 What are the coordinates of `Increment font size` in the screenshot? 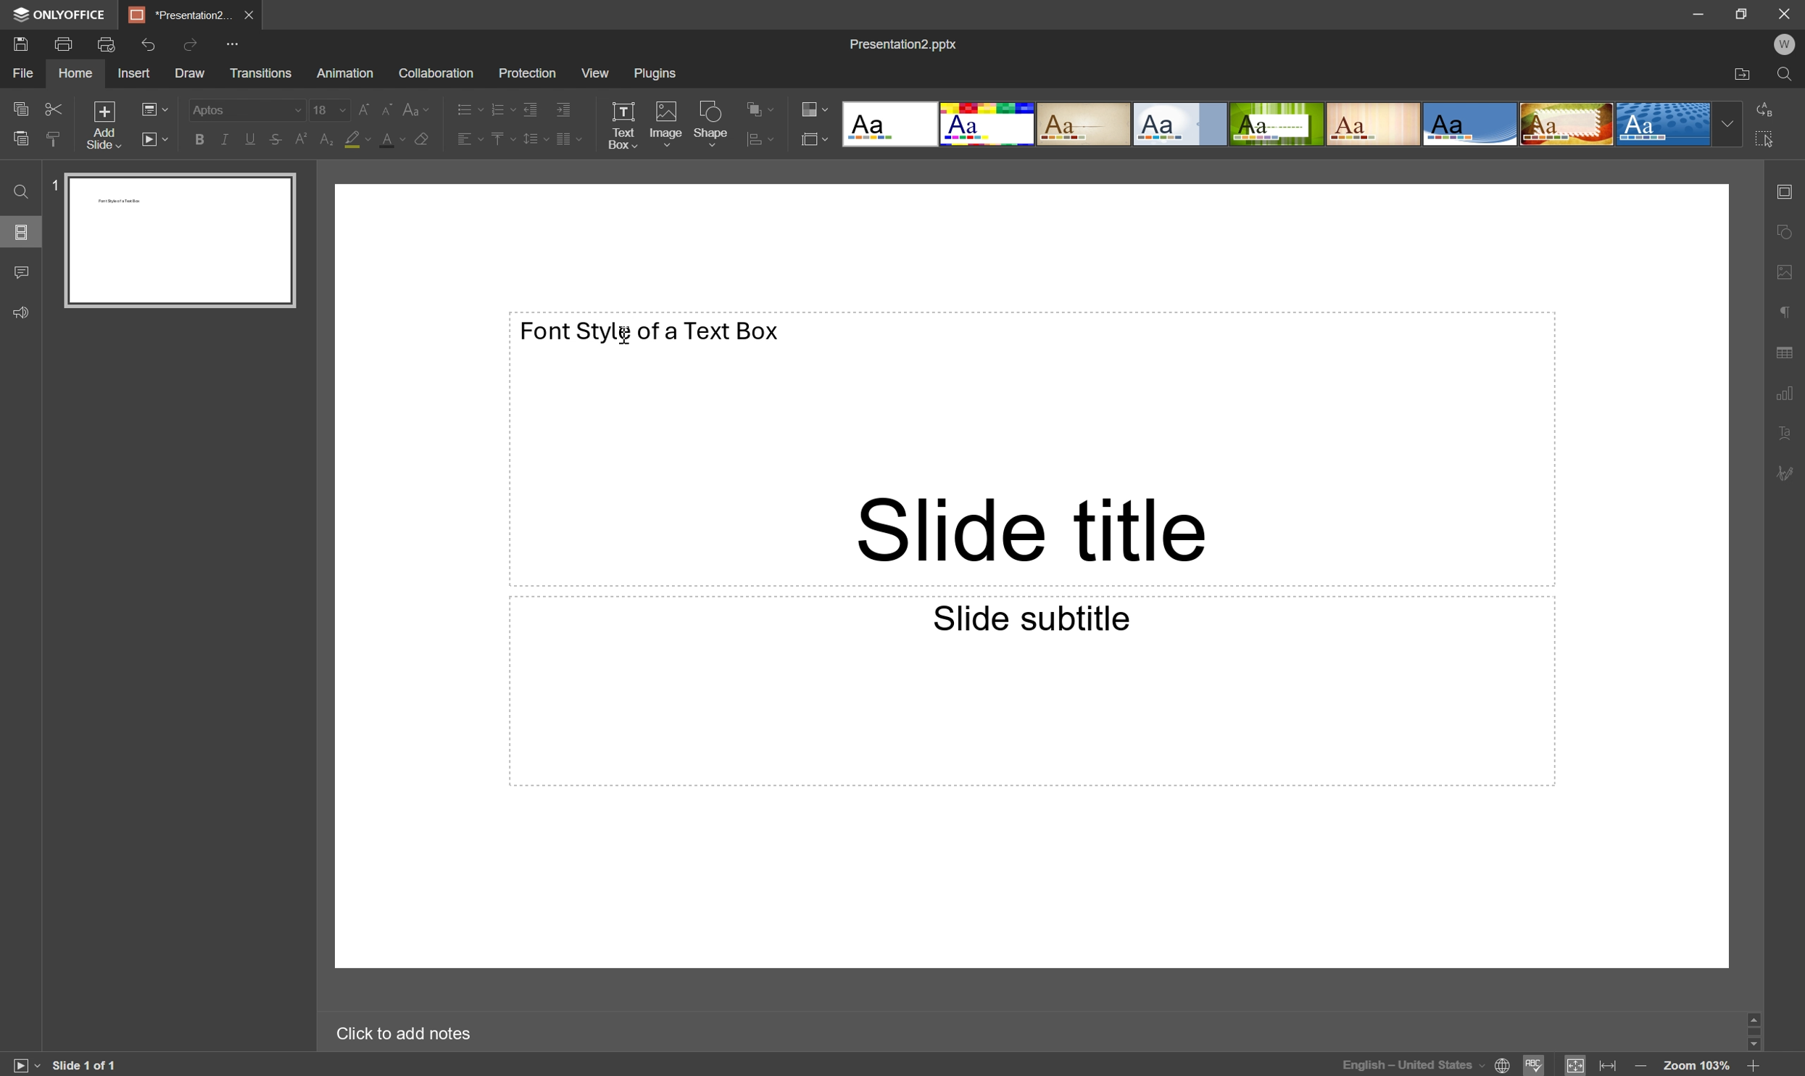 It's located at (367, 108).